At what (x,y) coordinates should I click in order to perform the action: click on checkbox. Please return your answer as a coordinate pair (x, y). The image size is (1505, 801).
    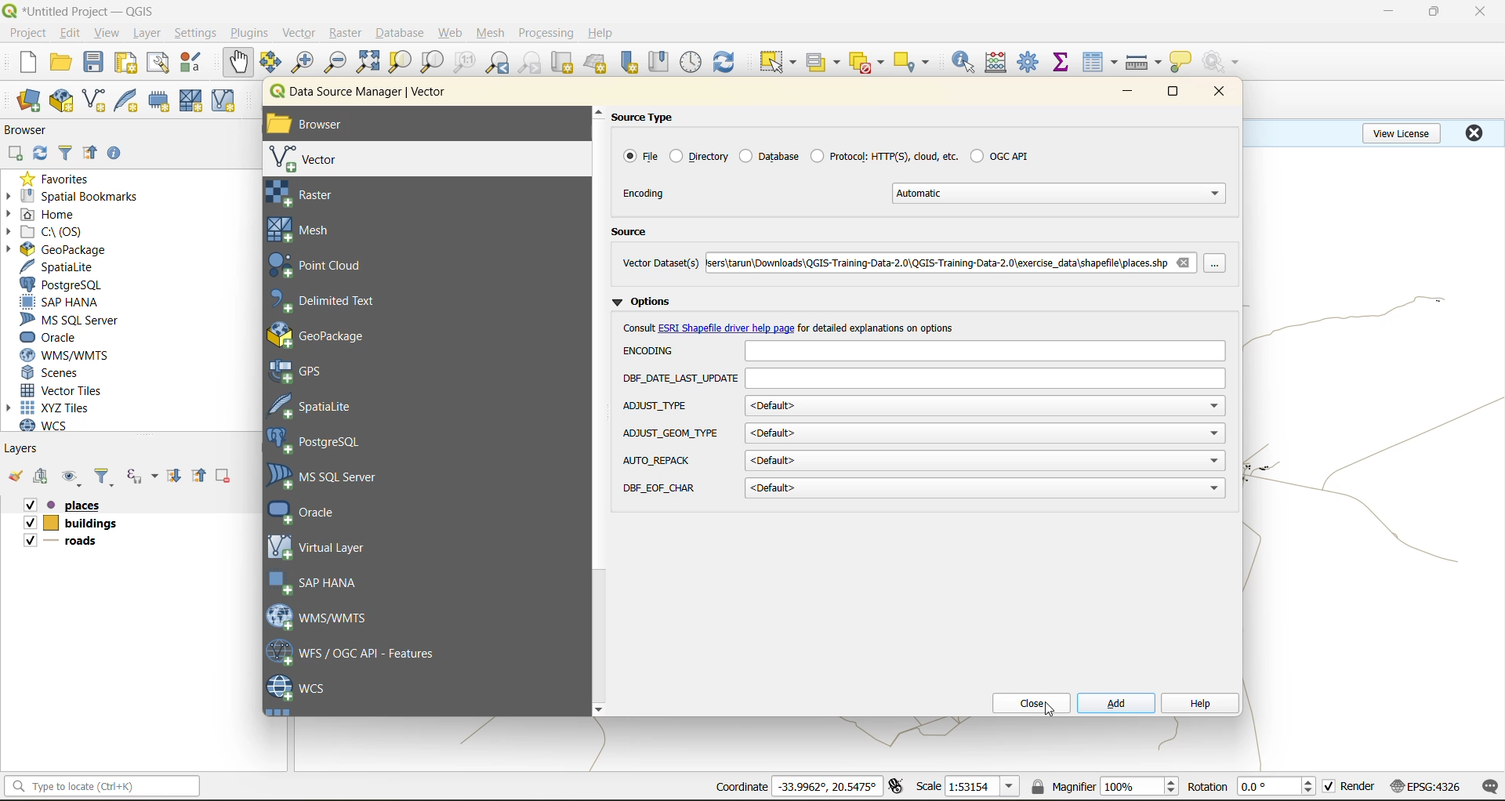
    Looking at the image, I should click on (28, 523).